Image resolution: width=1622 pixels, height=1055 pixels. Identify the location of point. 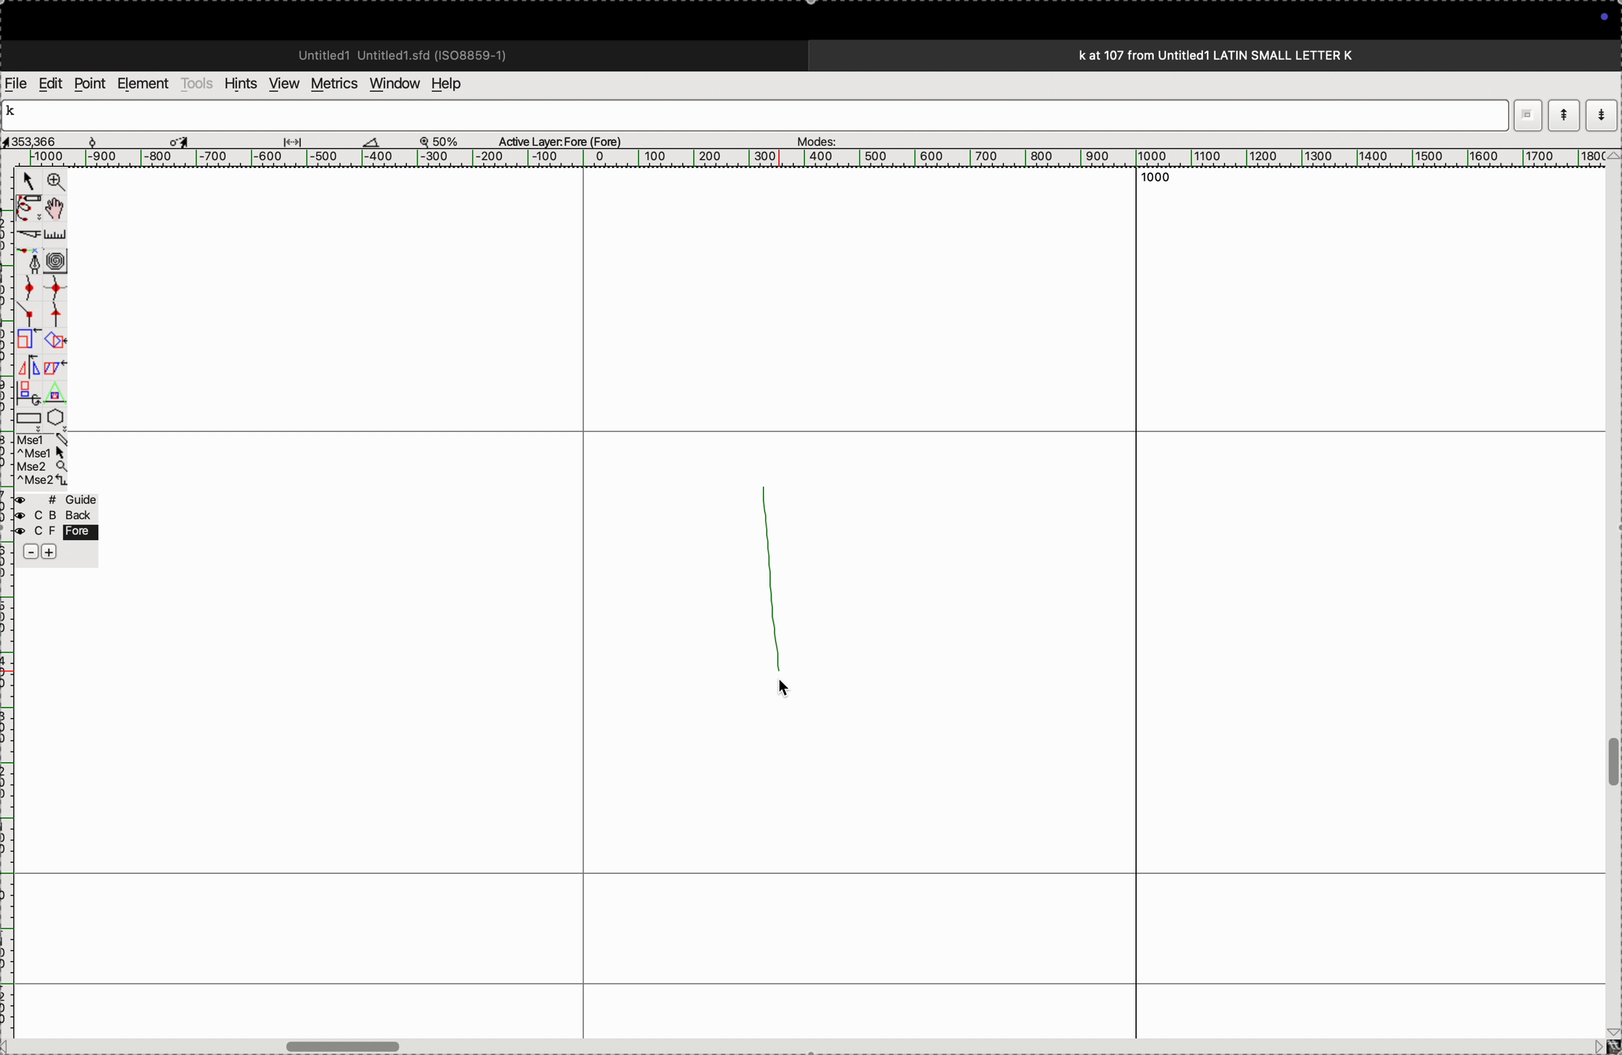
(89, 84).